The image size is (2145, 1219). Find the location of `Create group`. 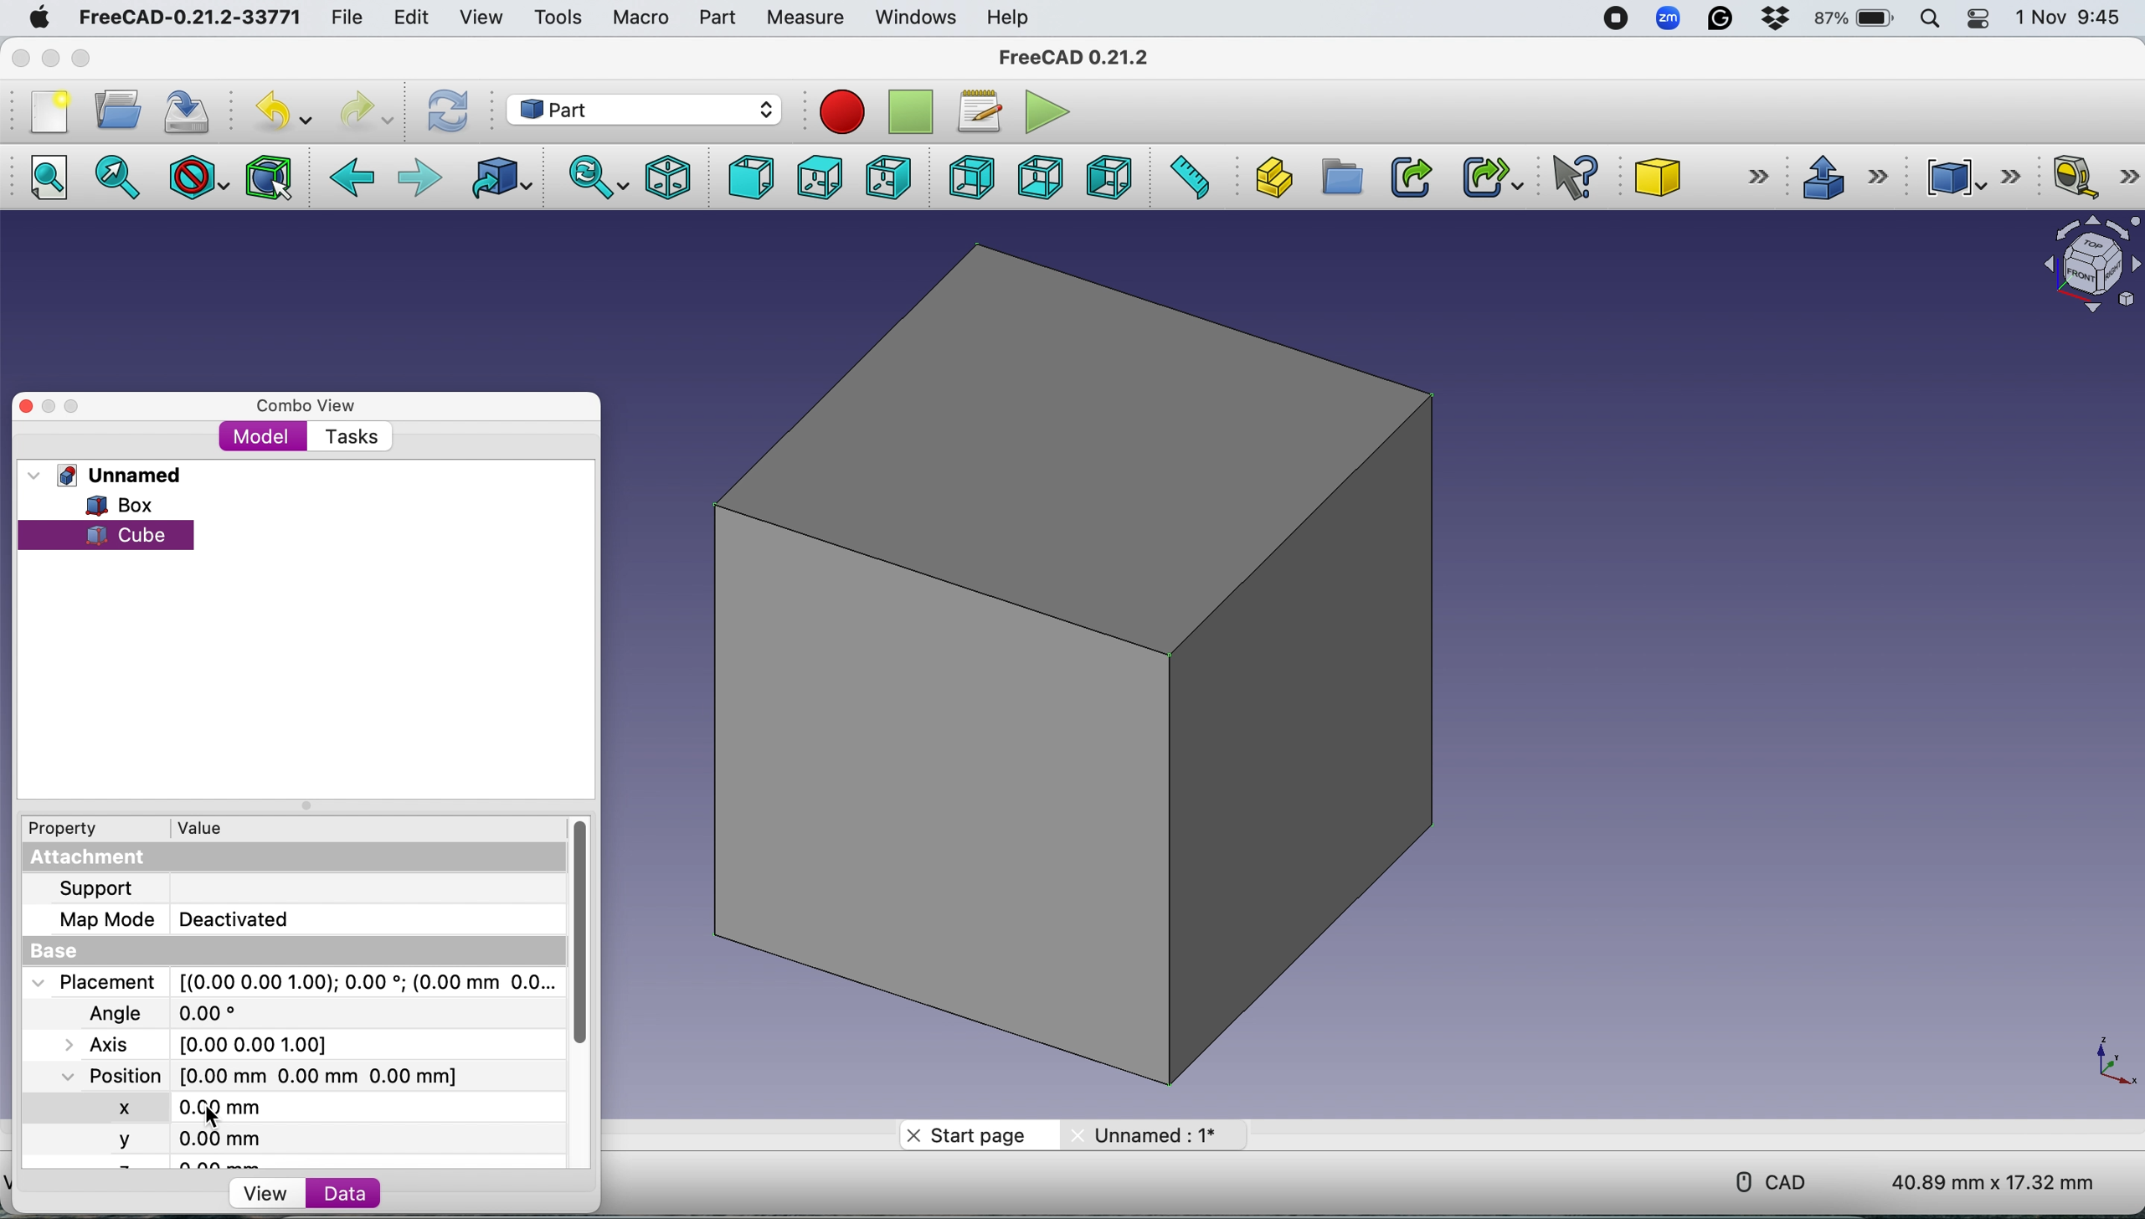

Create group is located at coordinates (1340, 177).